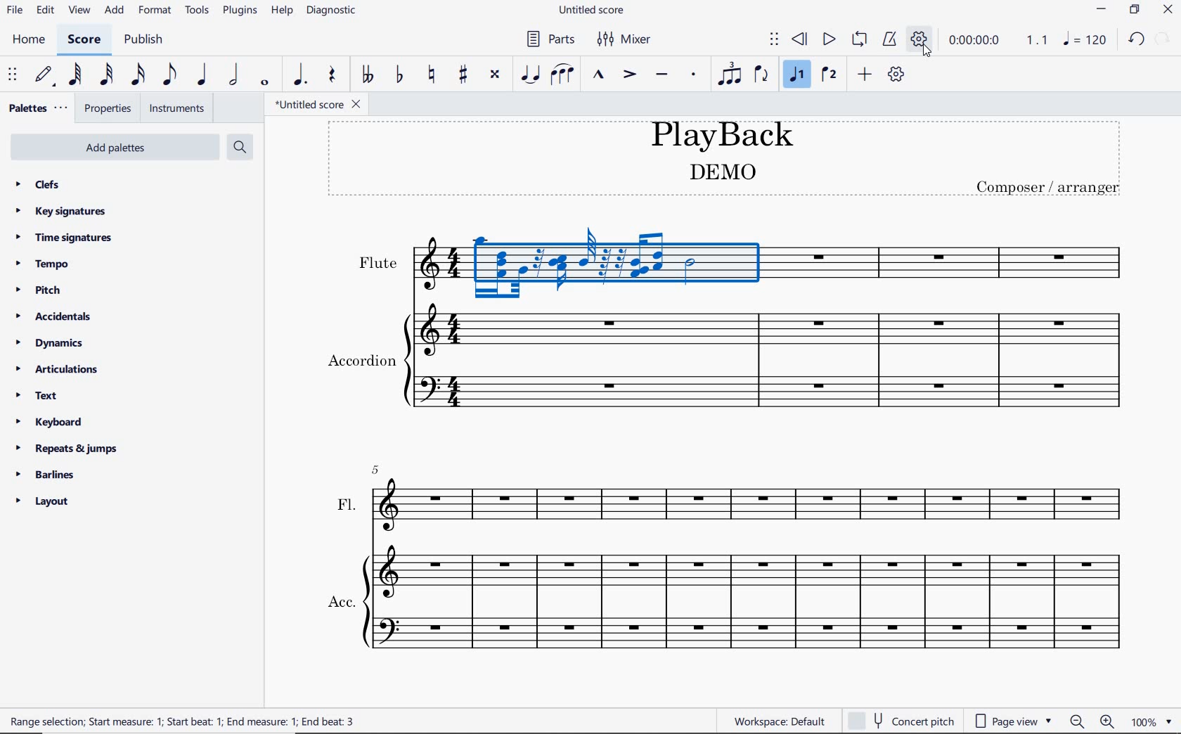  What do you see at coordinates (108, 76) in the screenshot?
I see `32nd note` at bounding box center [108, 76].